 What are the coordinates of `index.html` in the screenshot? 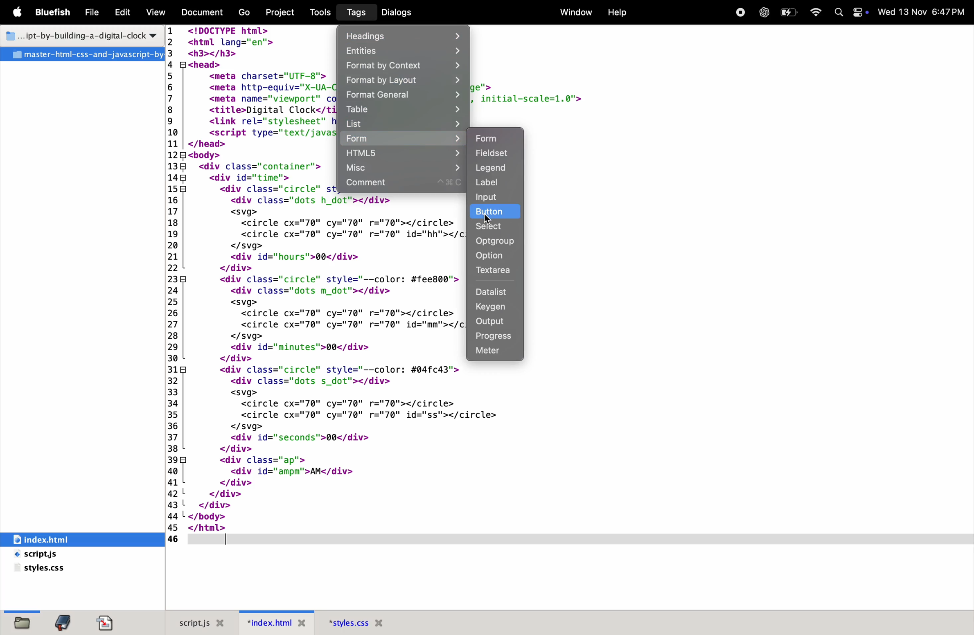 It's located at (268, 622).